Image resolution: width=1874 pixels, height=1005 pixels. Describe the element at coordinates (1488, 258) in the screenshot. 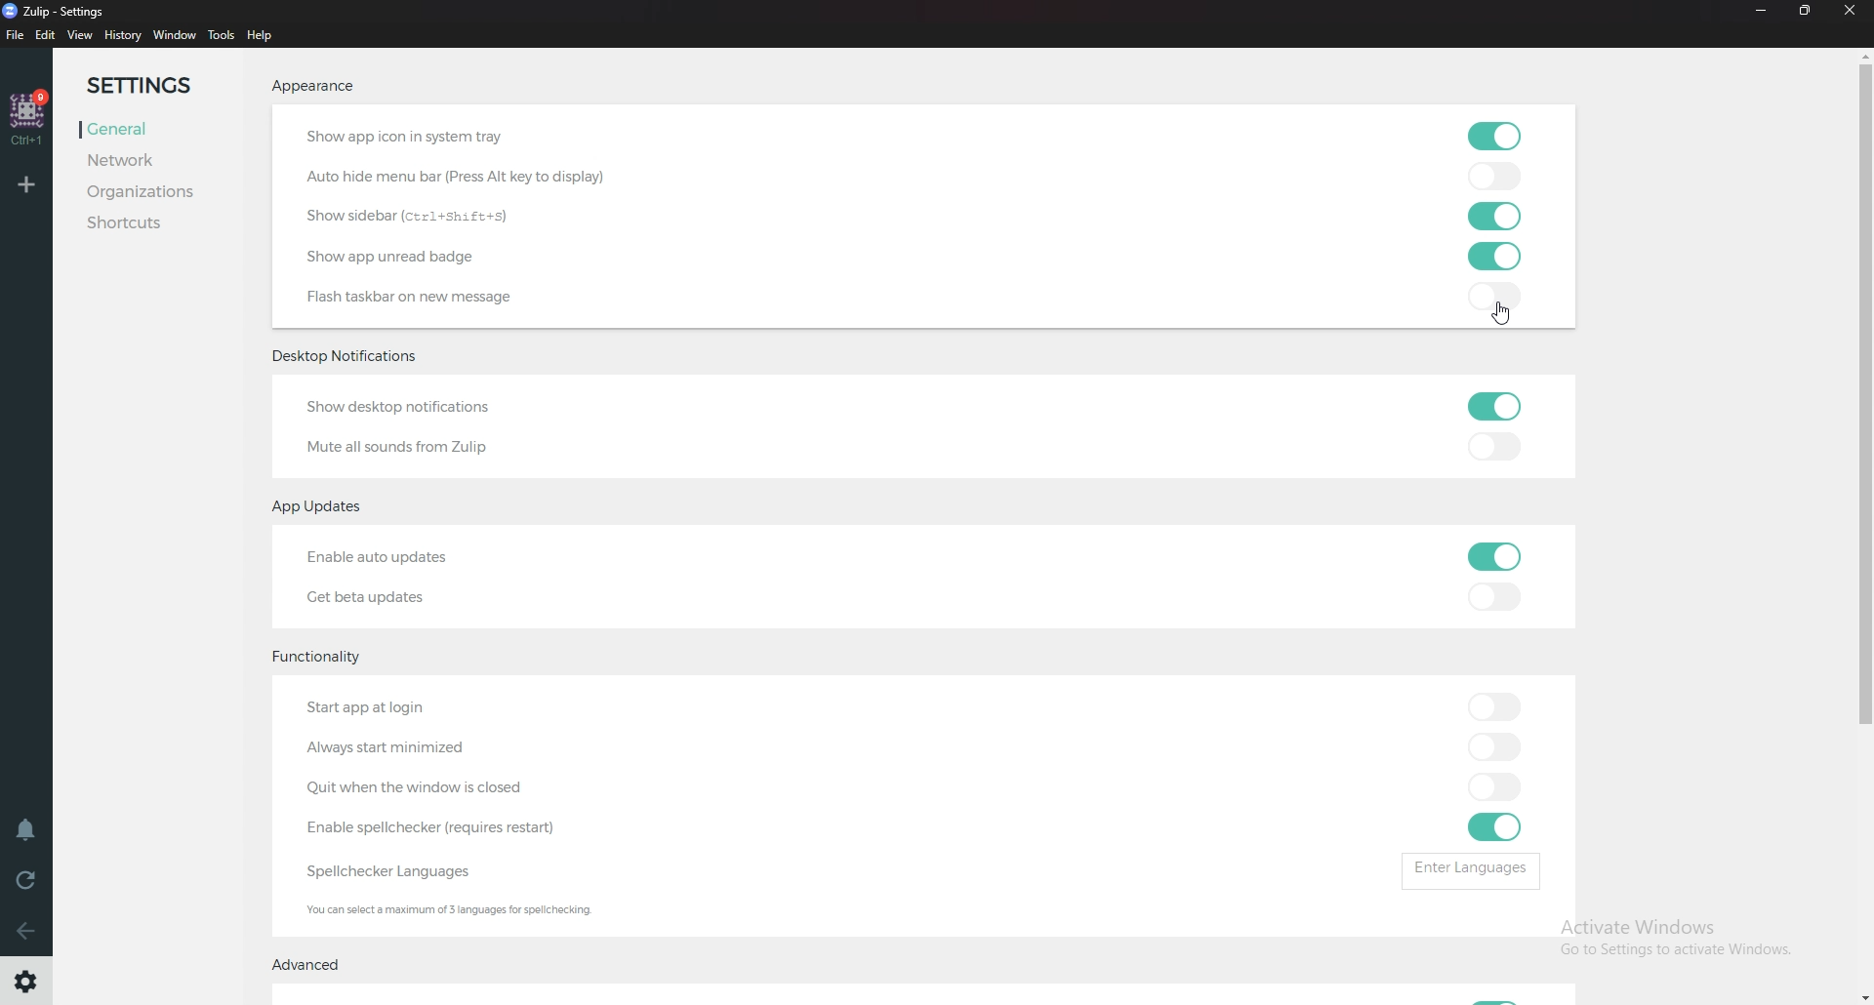

I see `toggle` at that location.